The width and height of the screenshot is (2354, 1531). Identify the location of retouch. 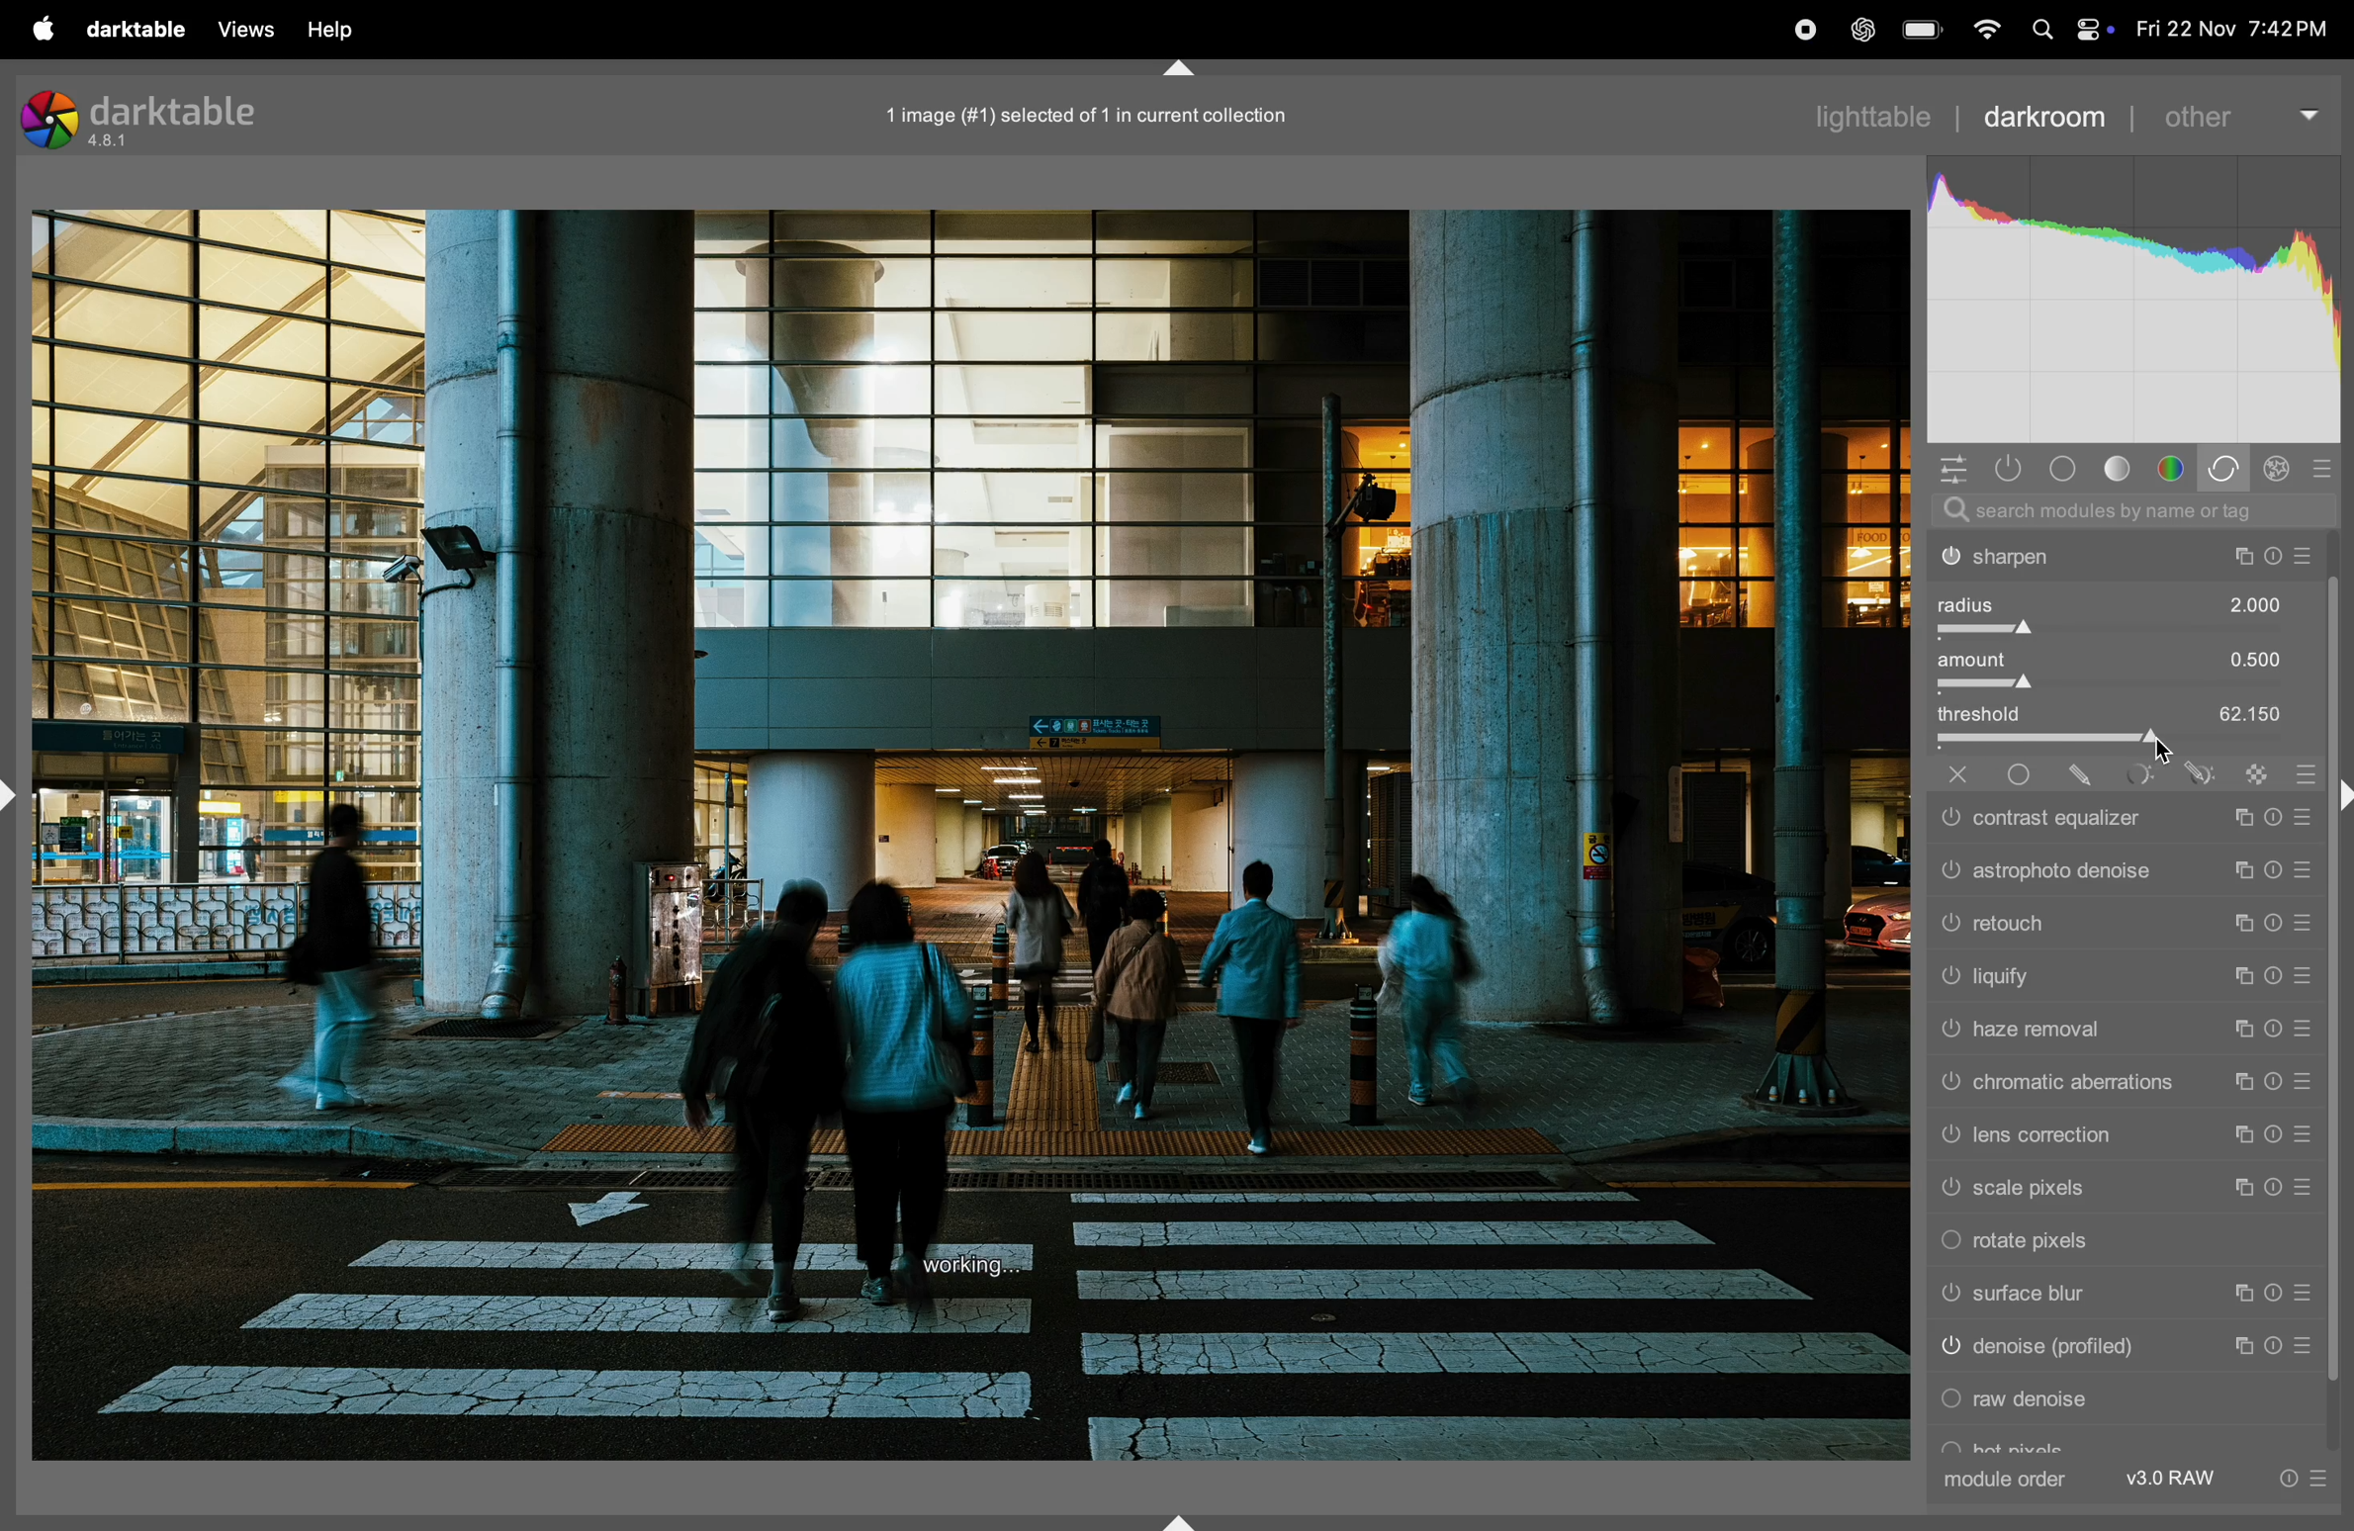
(2124, 924).